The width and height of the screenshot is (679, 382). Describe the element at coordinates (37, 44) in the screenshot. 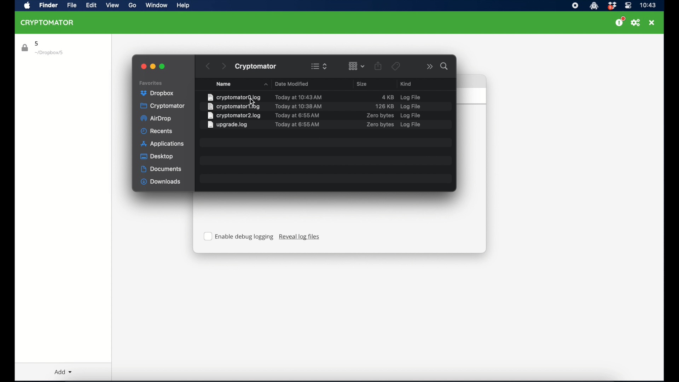

I see `5` at that location.